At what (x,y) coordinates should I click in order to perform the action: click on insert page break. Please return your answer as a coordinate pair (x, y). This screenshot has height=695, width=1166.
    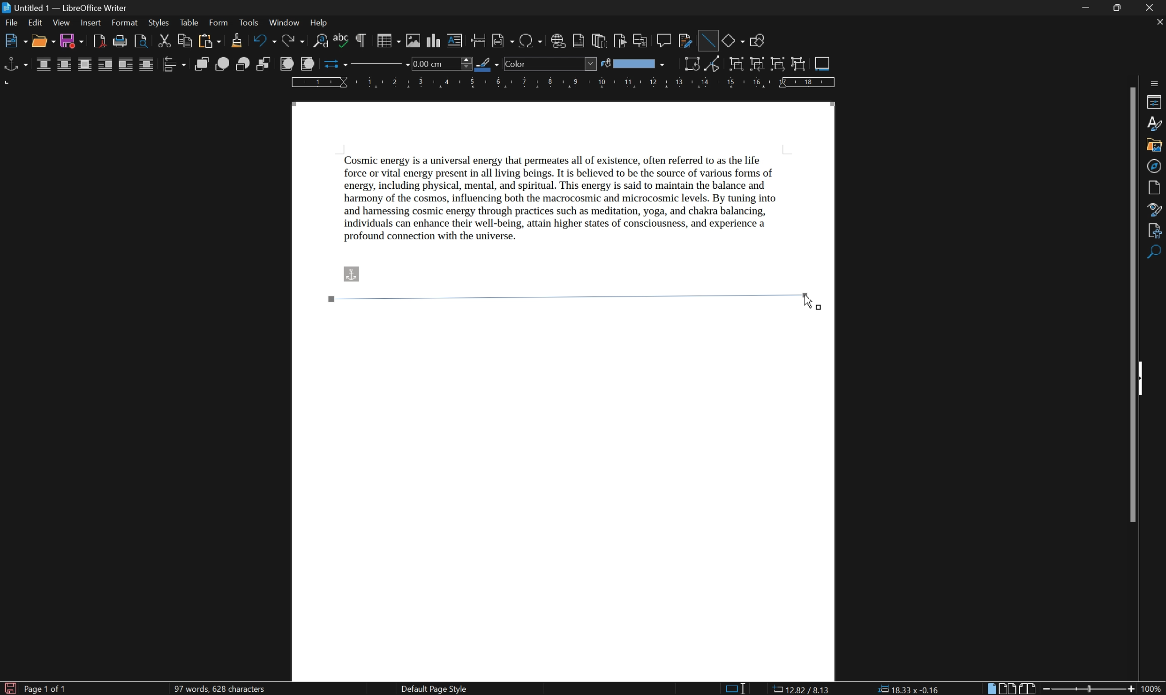
    Looking at the image, I should click on (477, 40).